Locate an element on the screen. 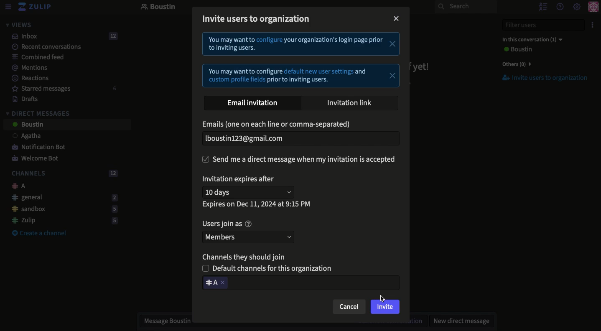 Image resolution: width=601 pixels, height=331 pixels. New DM is located at coordinates (459, 321).